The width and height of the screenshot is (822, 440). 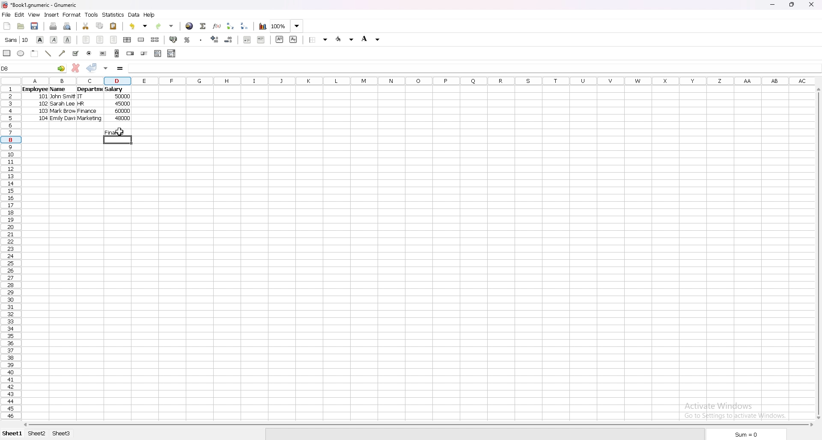 I want to click on 102, so click(x=43, y=105).